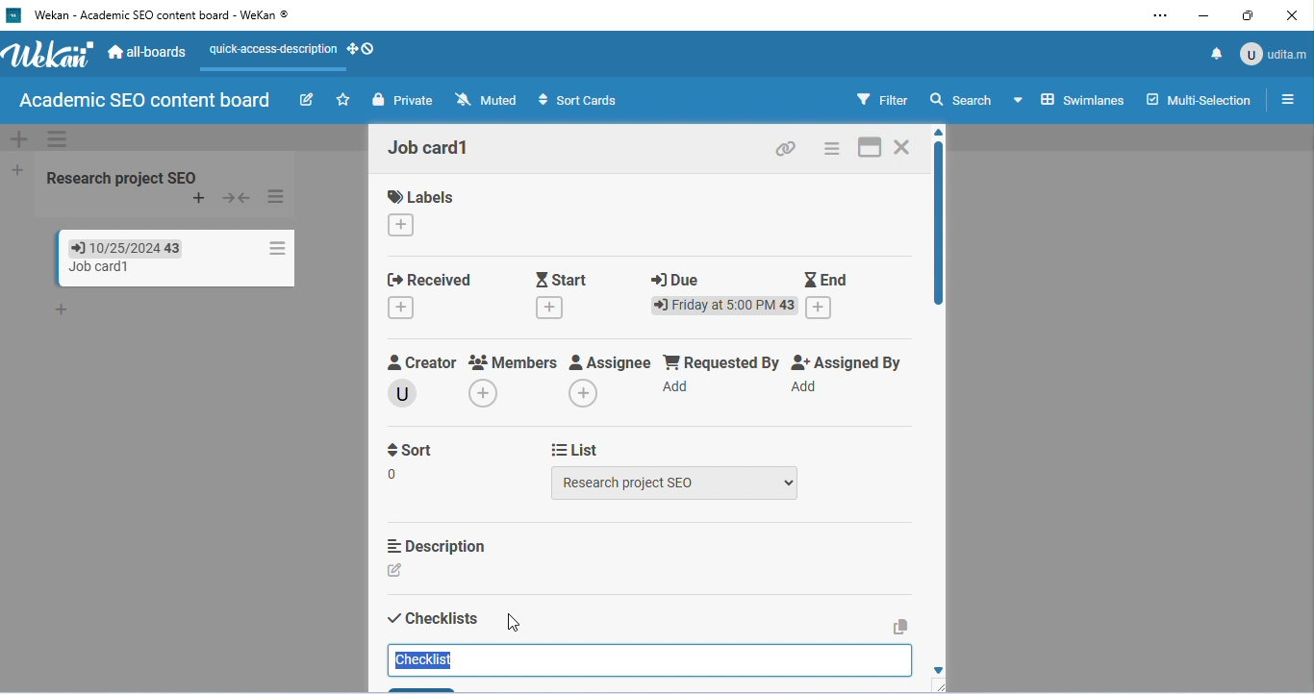 The width and height of the screenshot is (1314, 694). I want to click on maximize card, so click(870, 148).